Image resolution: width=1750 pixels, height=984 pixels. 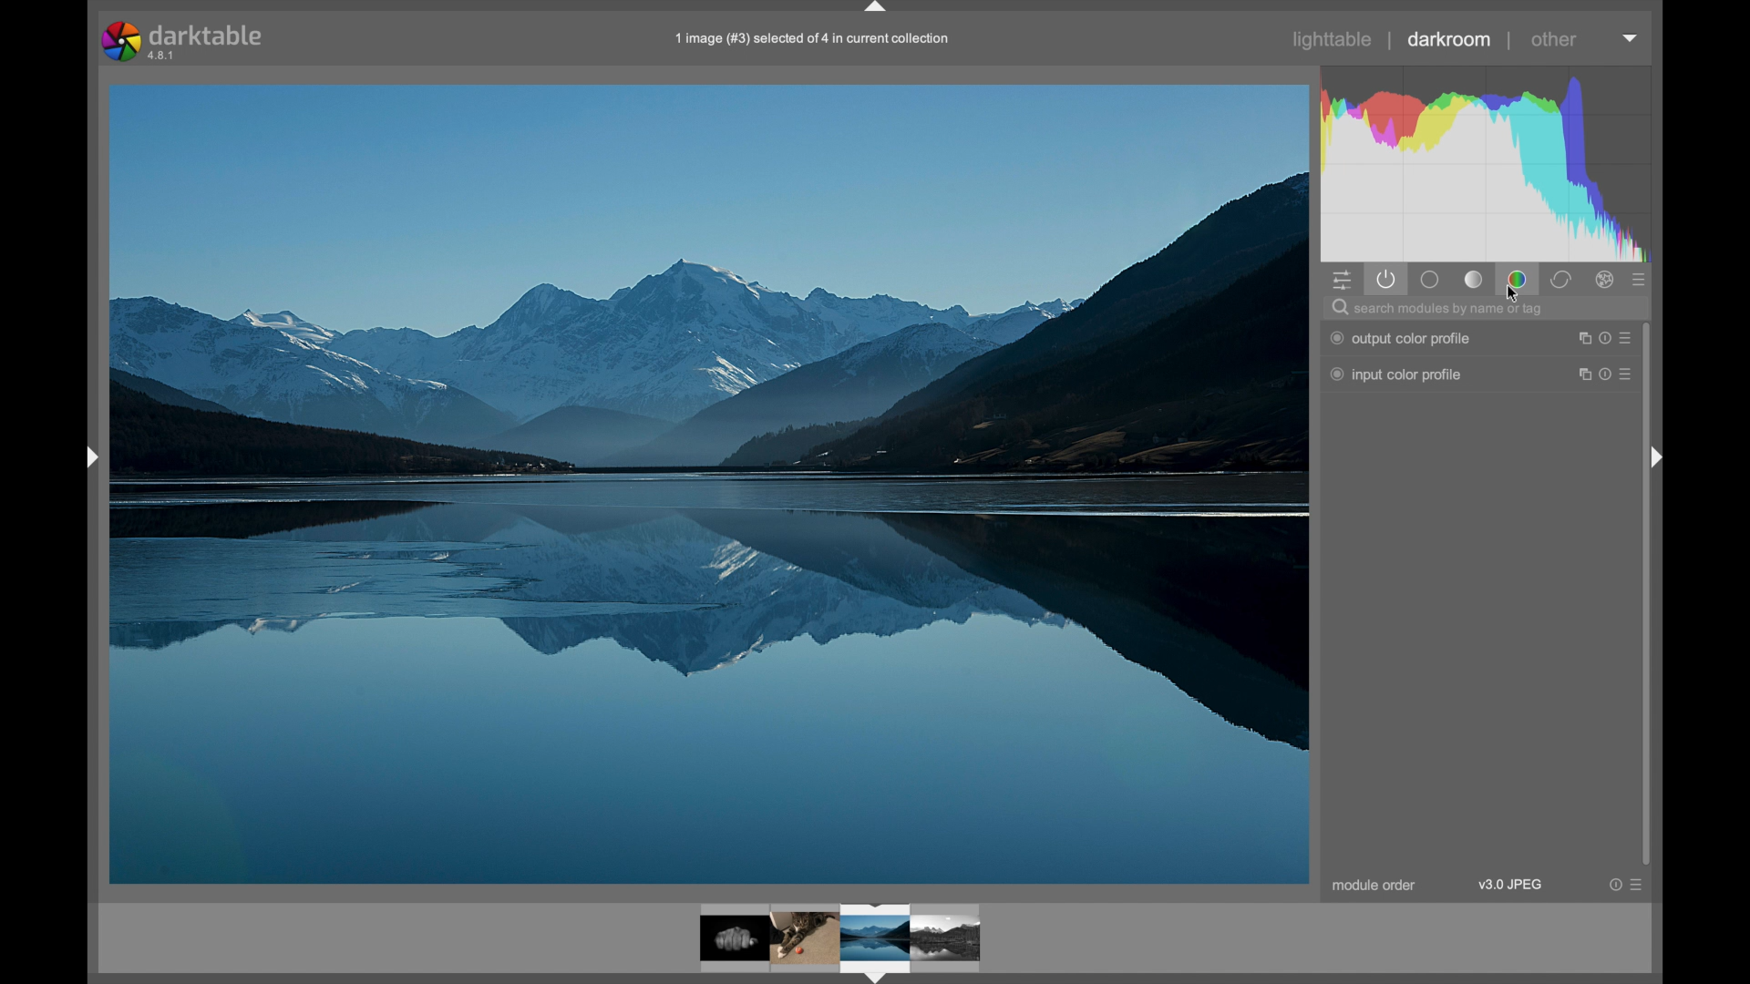 What do you see at coordinates (1431, 281) in the screenshot?
I see `base` at bounding box center [1431, 281].